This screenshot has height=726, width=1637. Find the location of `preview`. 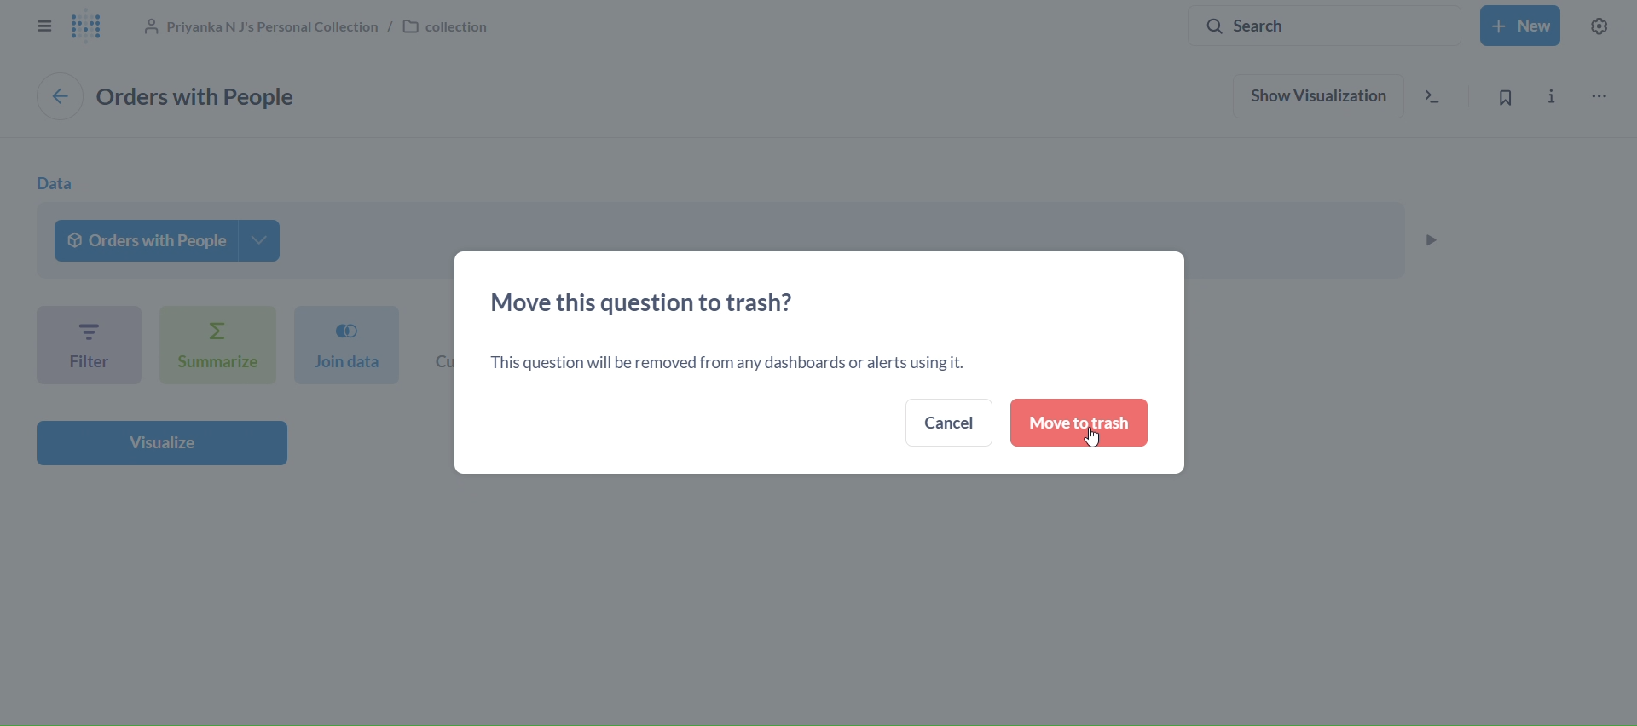

preview is located at coordinates (1433, 238).